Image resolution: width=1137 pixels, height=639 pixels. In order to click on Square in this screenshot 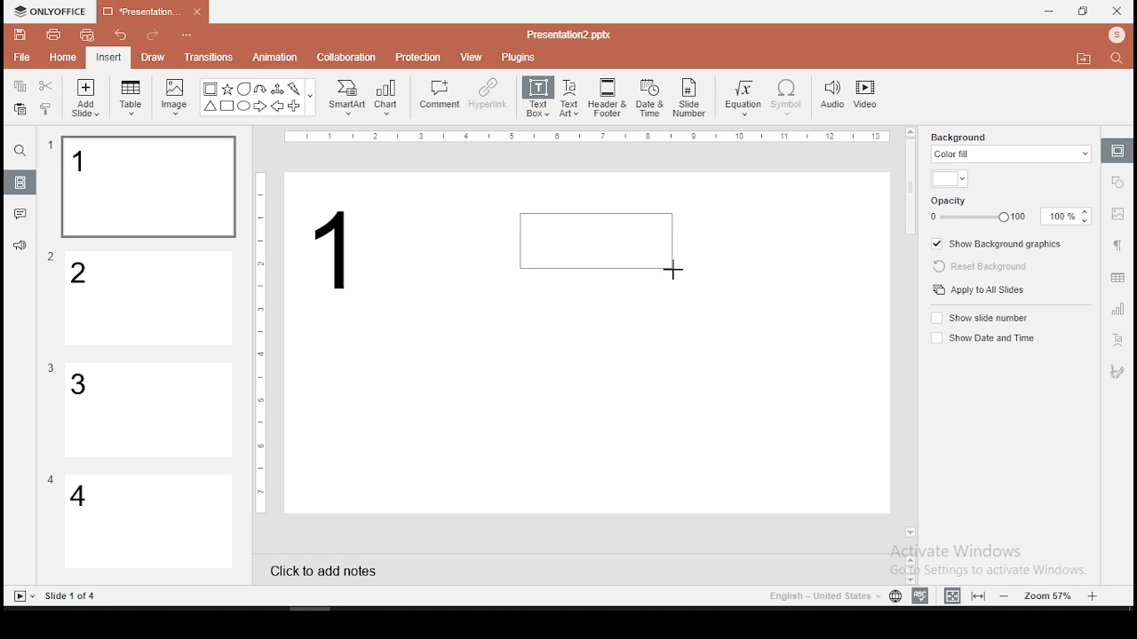, I will do `click(227, 107)`.